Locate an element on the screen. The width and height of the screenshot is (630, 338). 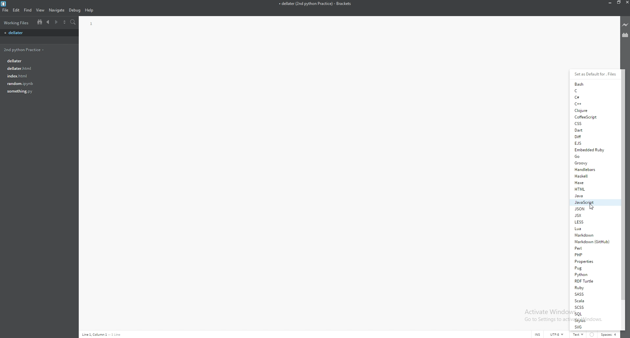
folder is located at coordinates (23, 49).